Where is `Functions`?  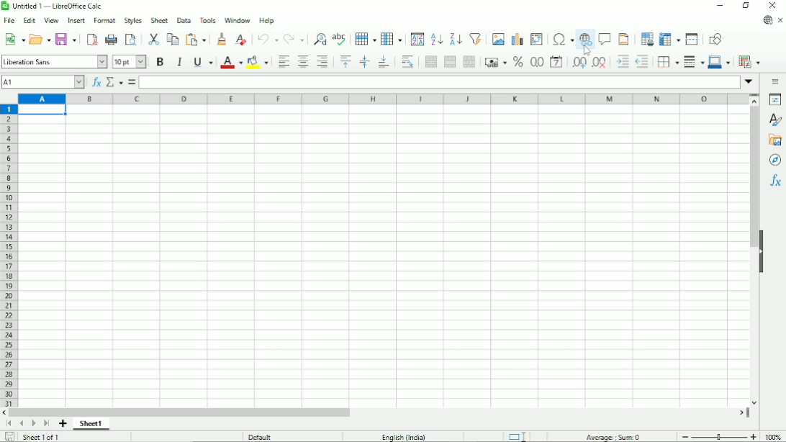
Functions is located at coordinates (775, 183).